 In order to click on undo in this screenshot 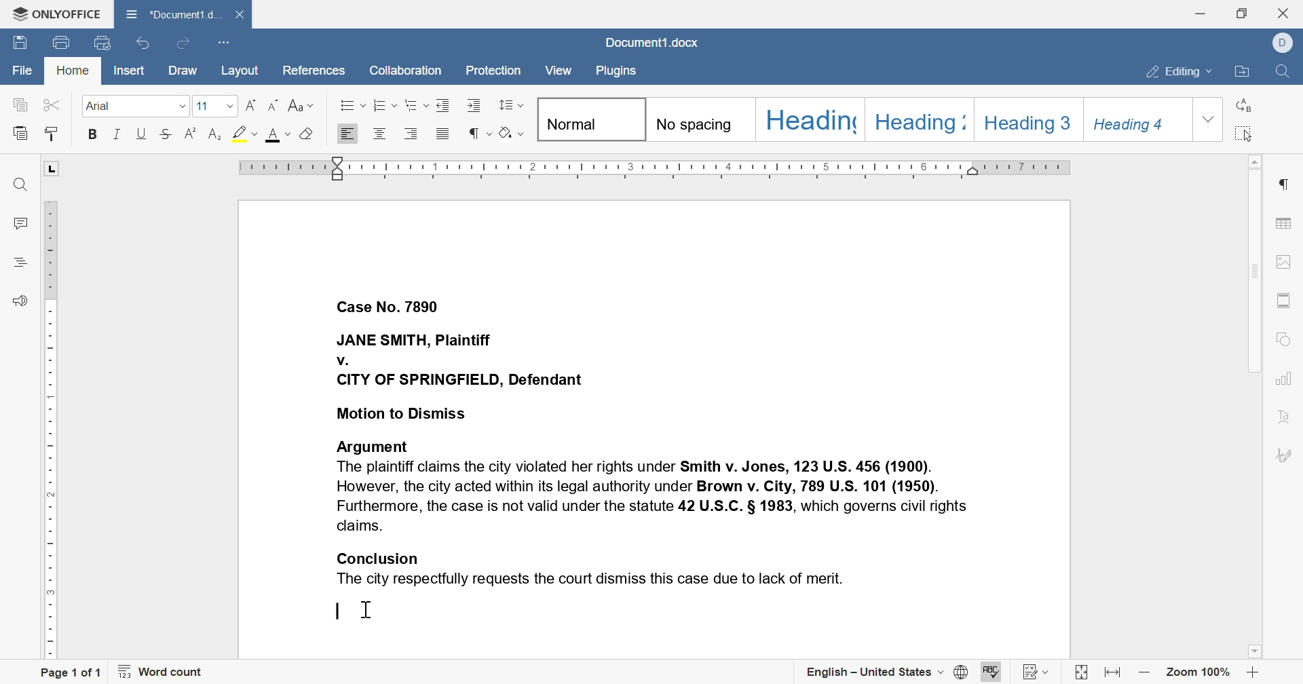, I will do `click(143, 46)`.